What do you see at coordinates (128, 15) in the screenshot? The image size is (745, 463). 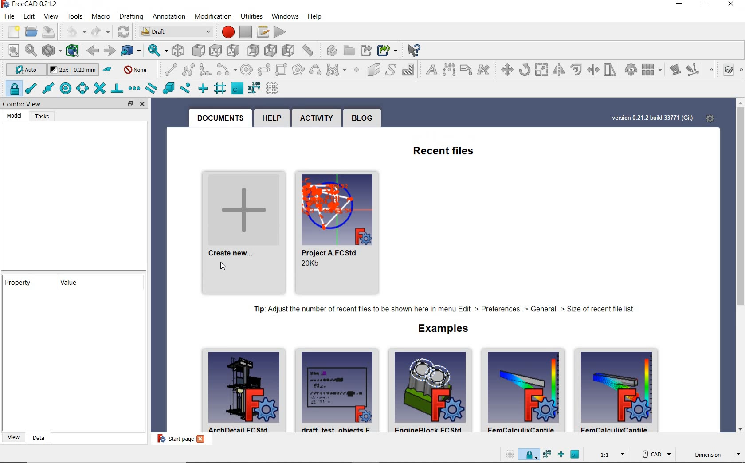 I see `meshes` at bounding box center [128, 15].